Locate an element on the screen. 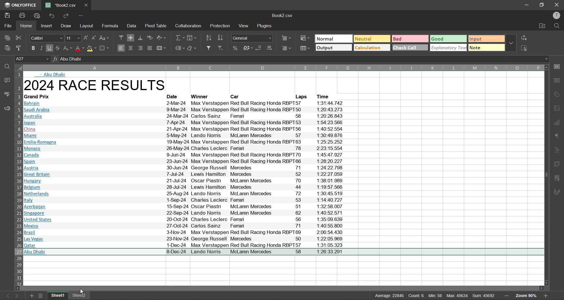 Image resolution: width=564 pixels, height=300 pixels. sort ascending is located at coordinates (208, 38).